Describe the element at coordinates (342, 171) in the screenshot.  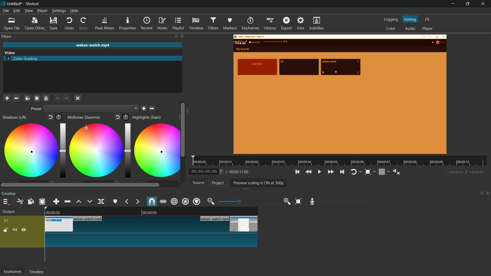
I see `skip to the next point` at that location.